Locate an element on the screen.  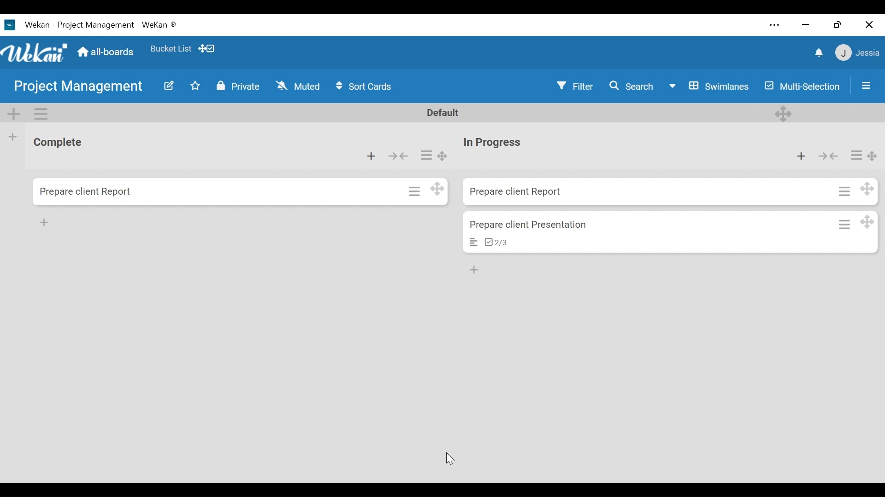
Private is located at coordinates (239, 87).